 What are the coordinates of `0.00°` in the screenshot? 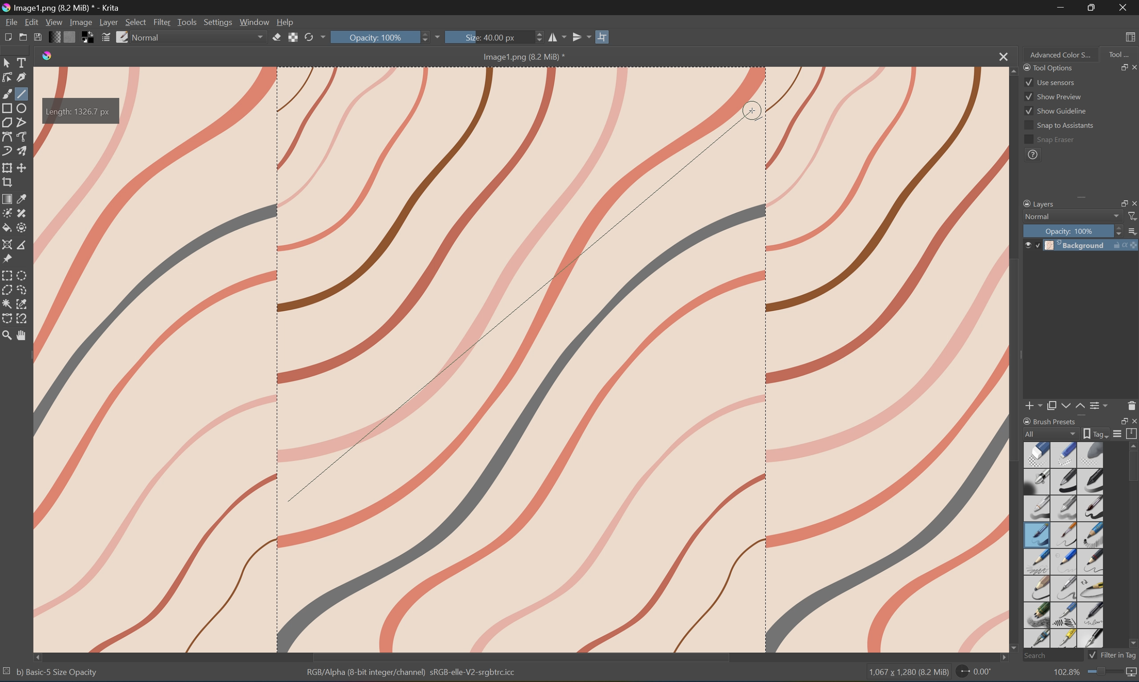 It's located at (973, 673).